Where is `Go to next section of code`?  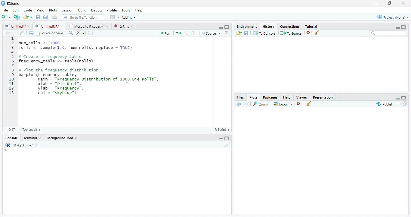
Go to next section of code is located at coordinates (193, 33).